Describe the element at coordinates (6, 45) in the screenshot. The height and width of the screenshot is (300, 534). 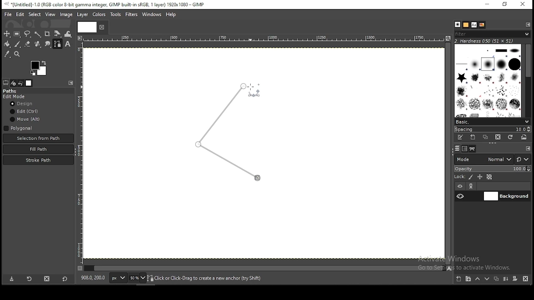
I see `paintbucket tool` at that location.